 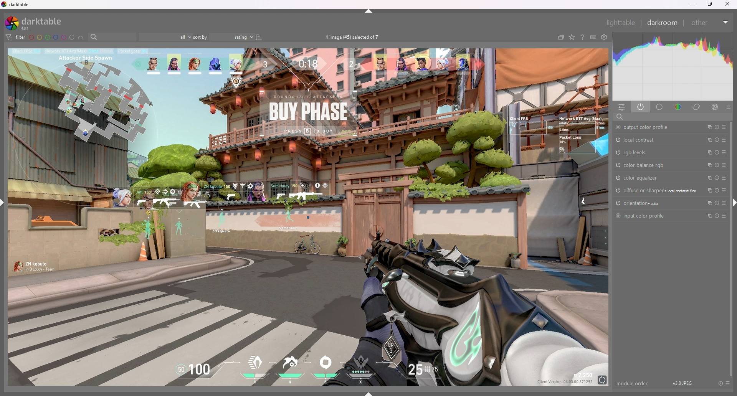 What do you see at coordinates (660, 107) in the screenshot?
I see `base` at bounding box center [660, 107].